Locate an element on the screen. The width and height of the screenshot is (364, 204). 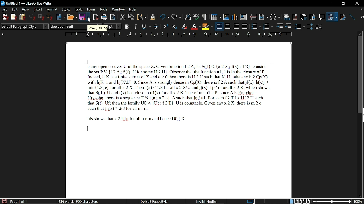
Save Files is located at coordinates (23, 17).